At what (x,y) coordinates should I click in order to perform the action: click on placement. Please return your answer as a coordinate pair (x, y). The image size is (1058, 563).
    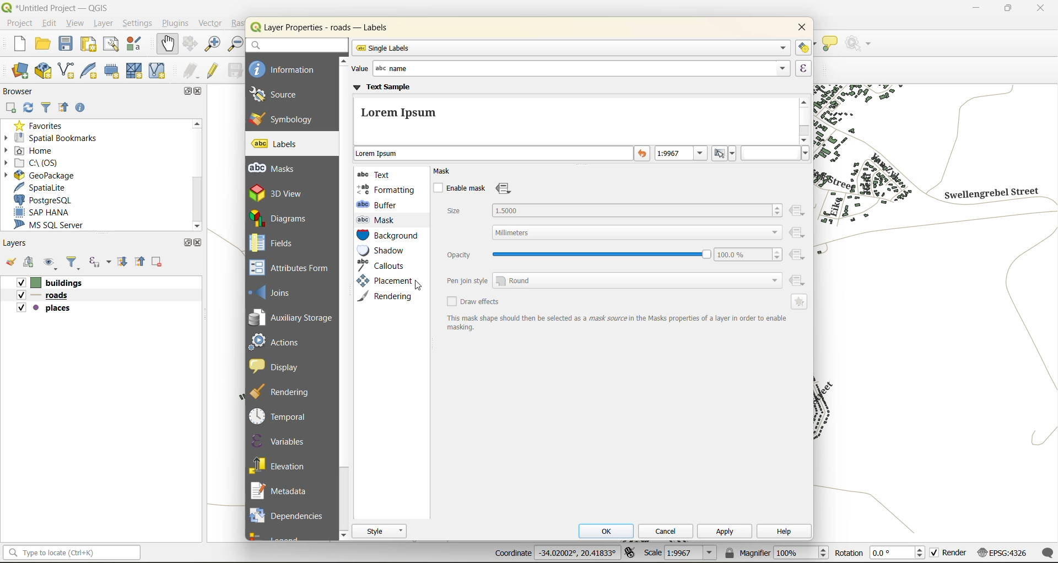
    Looking at the image, I should click on (383, 281).